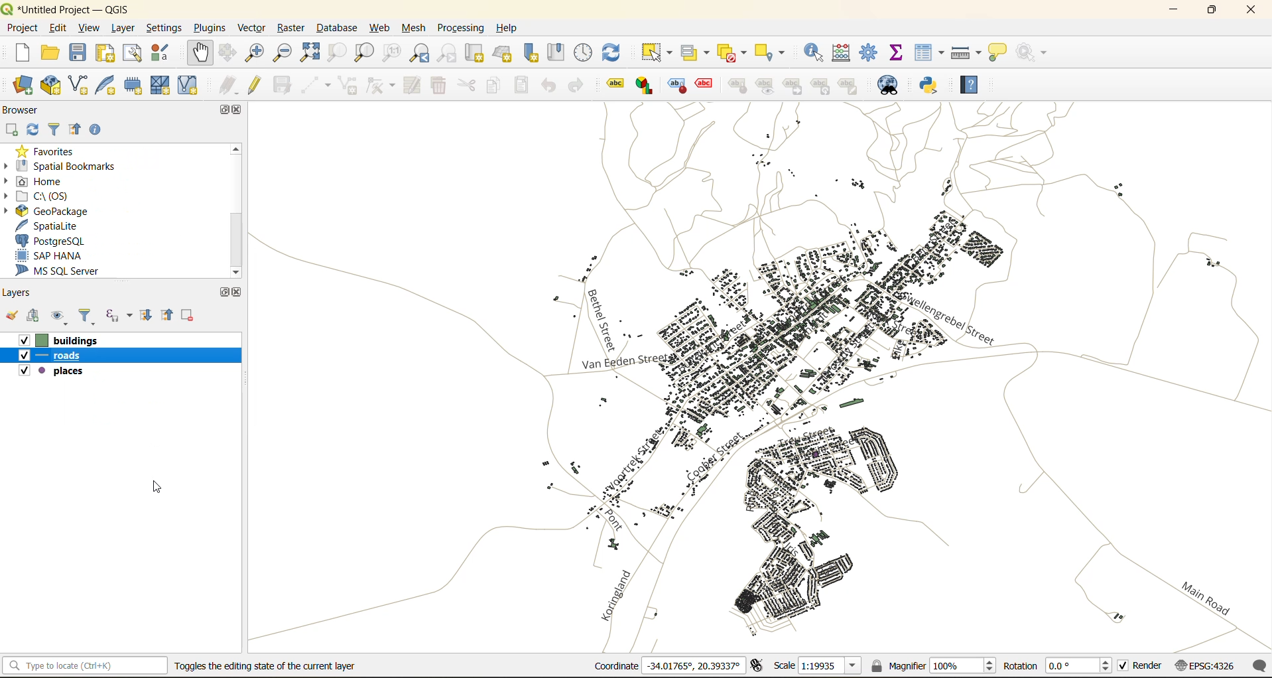 Image resolution: width=1272 pixels, height=678 pixels. I want to click on rotation, so click(1060, 665).